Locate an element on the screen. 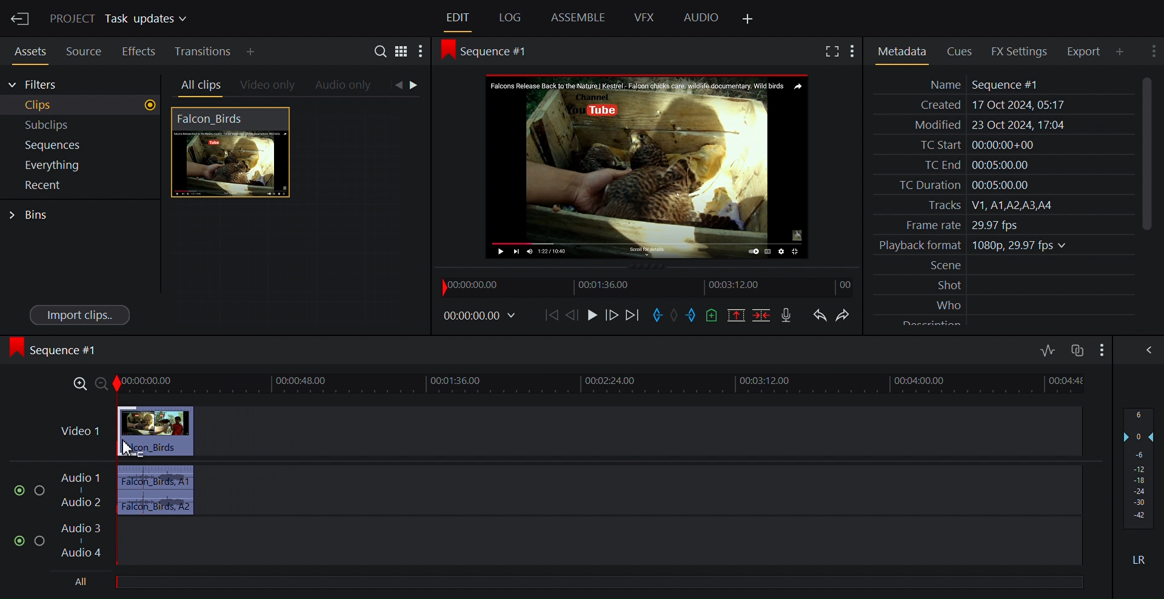 The height and width of the screenshot is (599, 1164). (un)mute is located at coordinates (21, 541).